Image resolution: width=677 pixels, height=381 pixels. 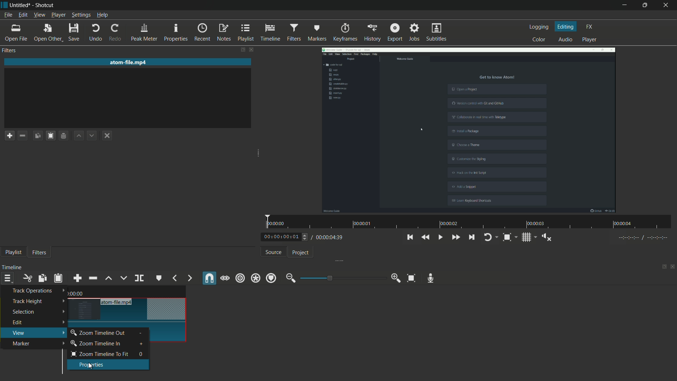 I want to click on create or edit marker, so click(x=159, y=278).